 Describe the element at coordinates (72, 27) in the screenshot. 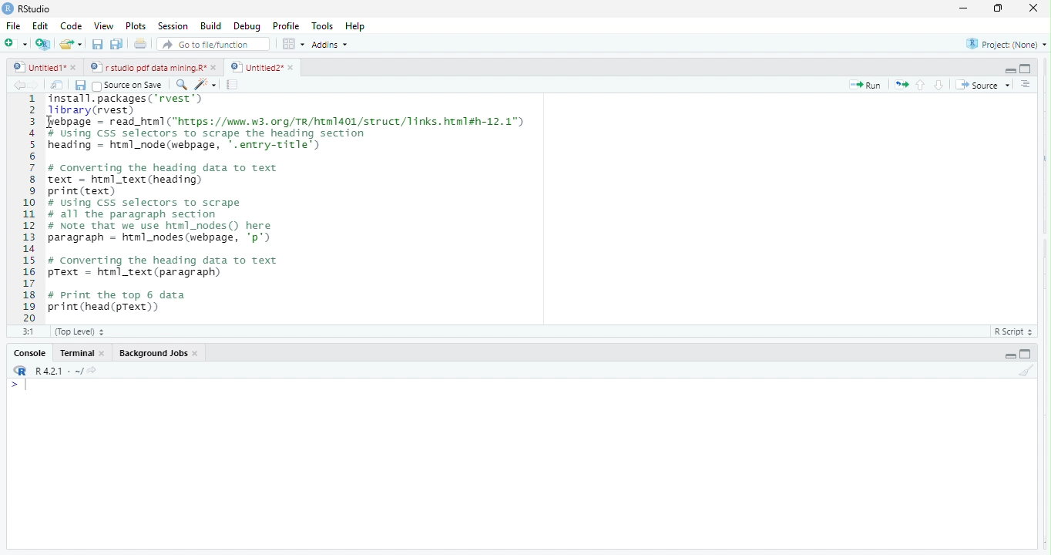

I see `code` at that location.